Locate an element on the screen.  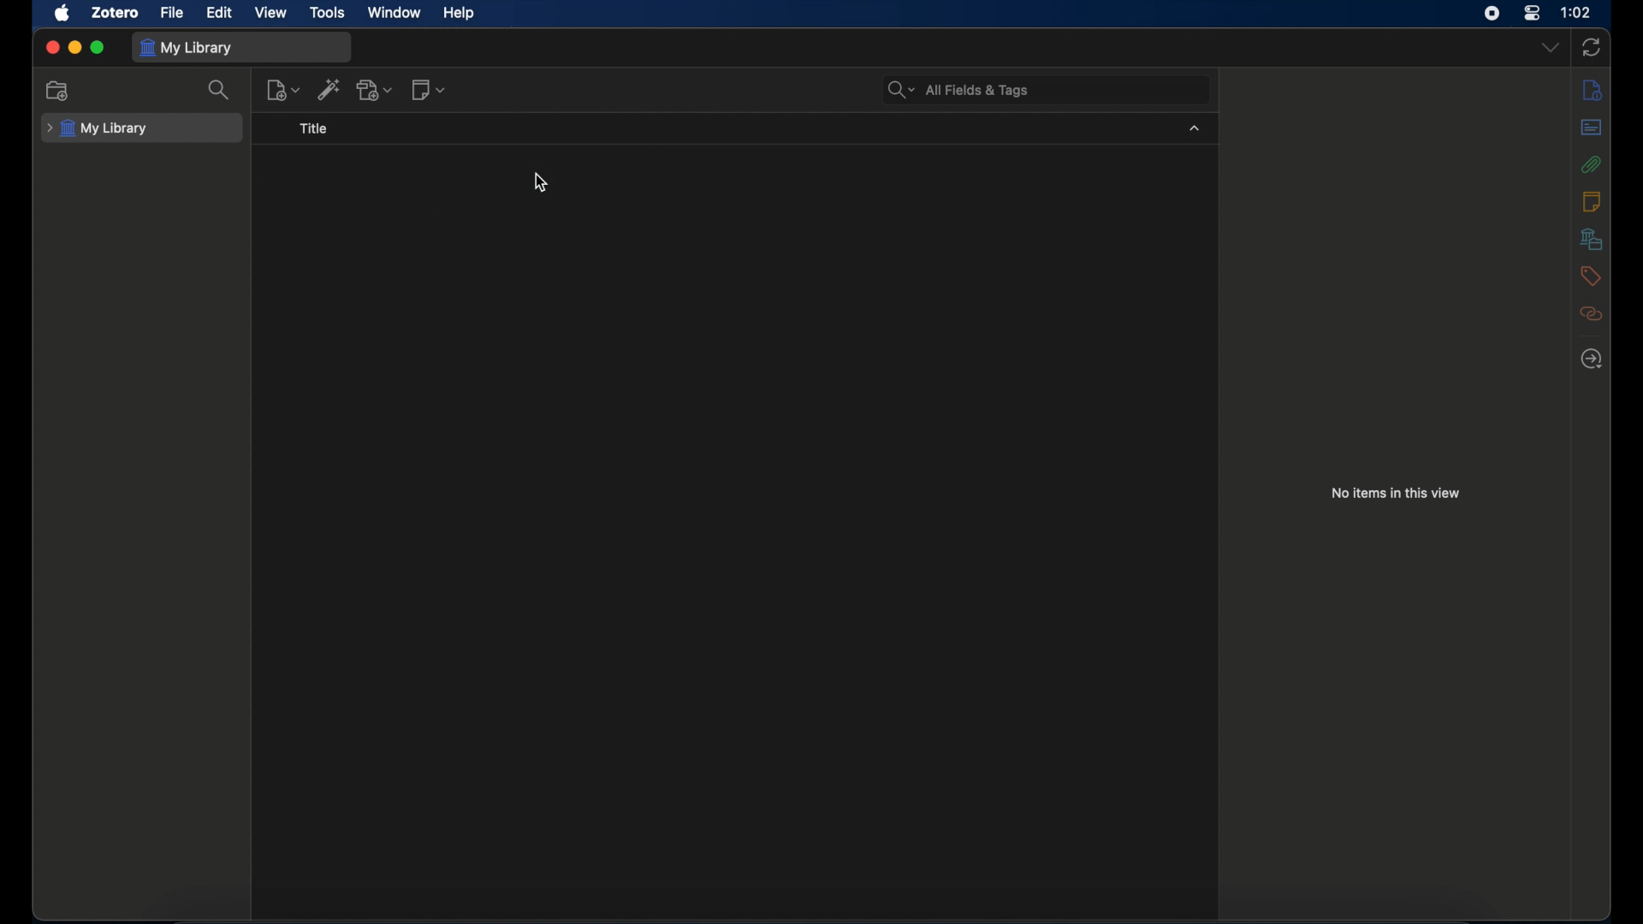
close is located at coordinates (52, 47).